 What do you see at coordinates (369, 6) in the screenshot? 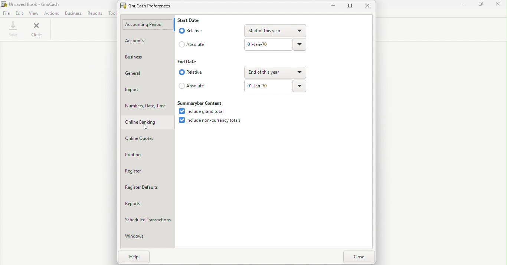
I see `Close` at bounding box center [369, 6].